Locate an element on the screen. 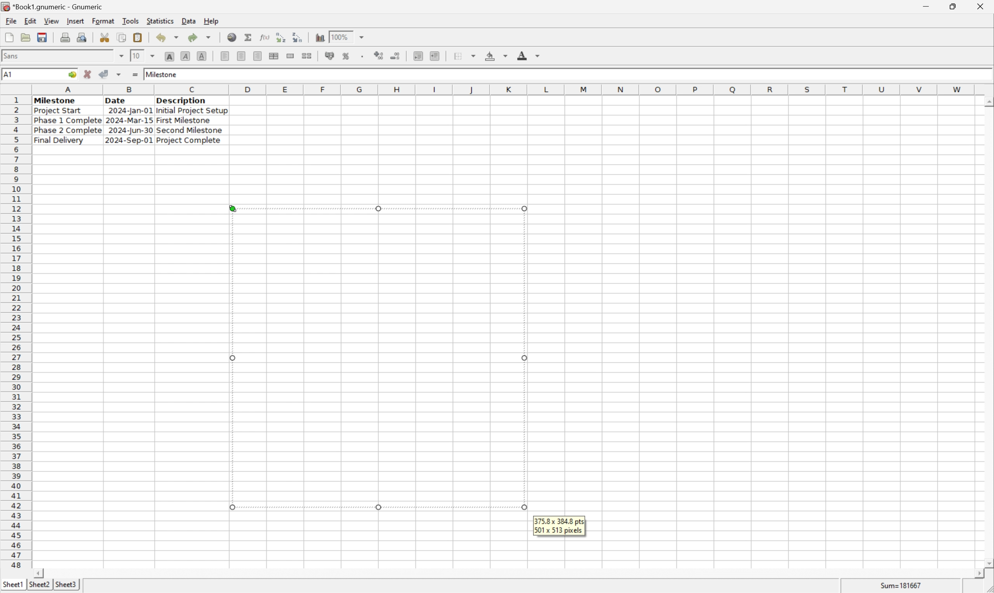  align left is located at coordinates (225, 56).